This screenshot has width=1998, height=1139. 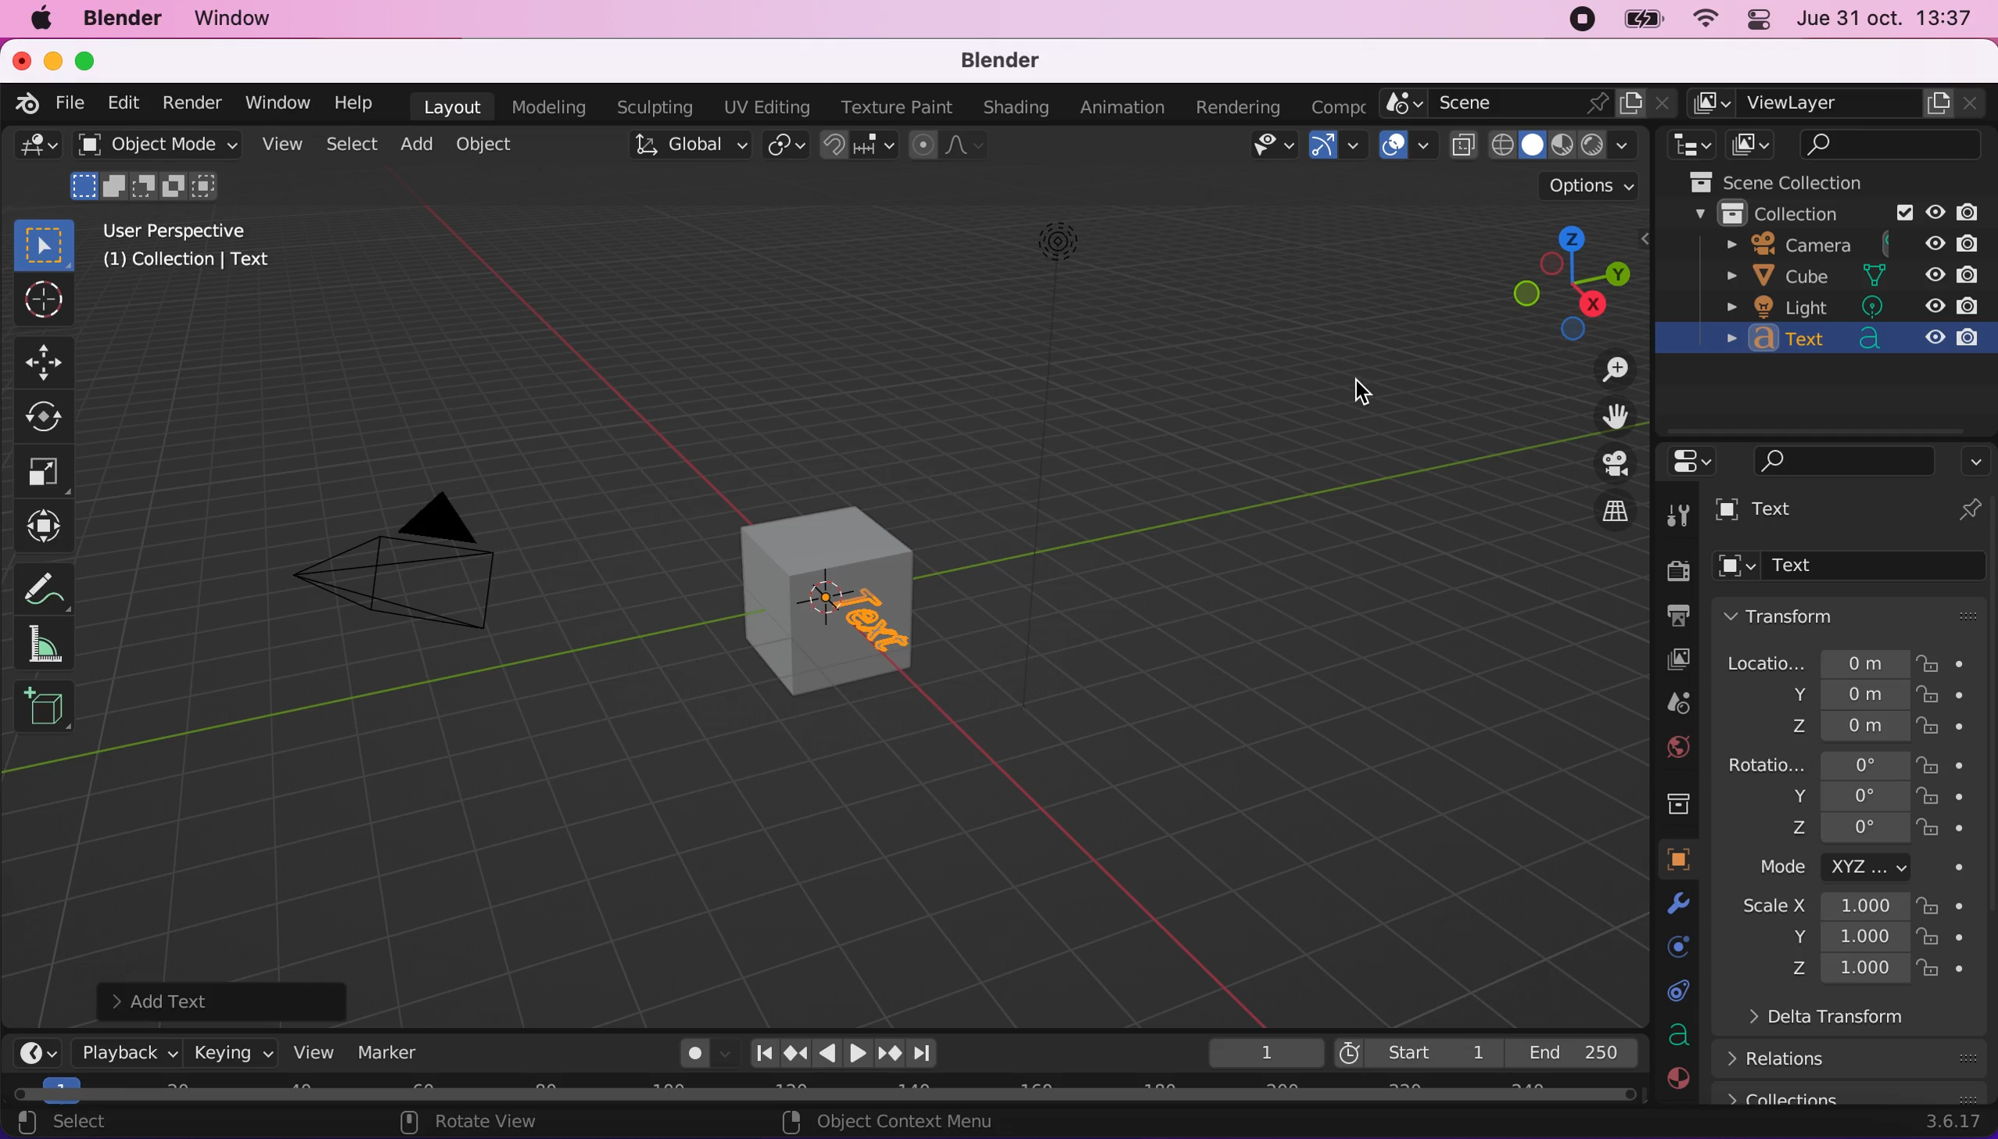 I want to click on transform, so click(x=1850, y=613).